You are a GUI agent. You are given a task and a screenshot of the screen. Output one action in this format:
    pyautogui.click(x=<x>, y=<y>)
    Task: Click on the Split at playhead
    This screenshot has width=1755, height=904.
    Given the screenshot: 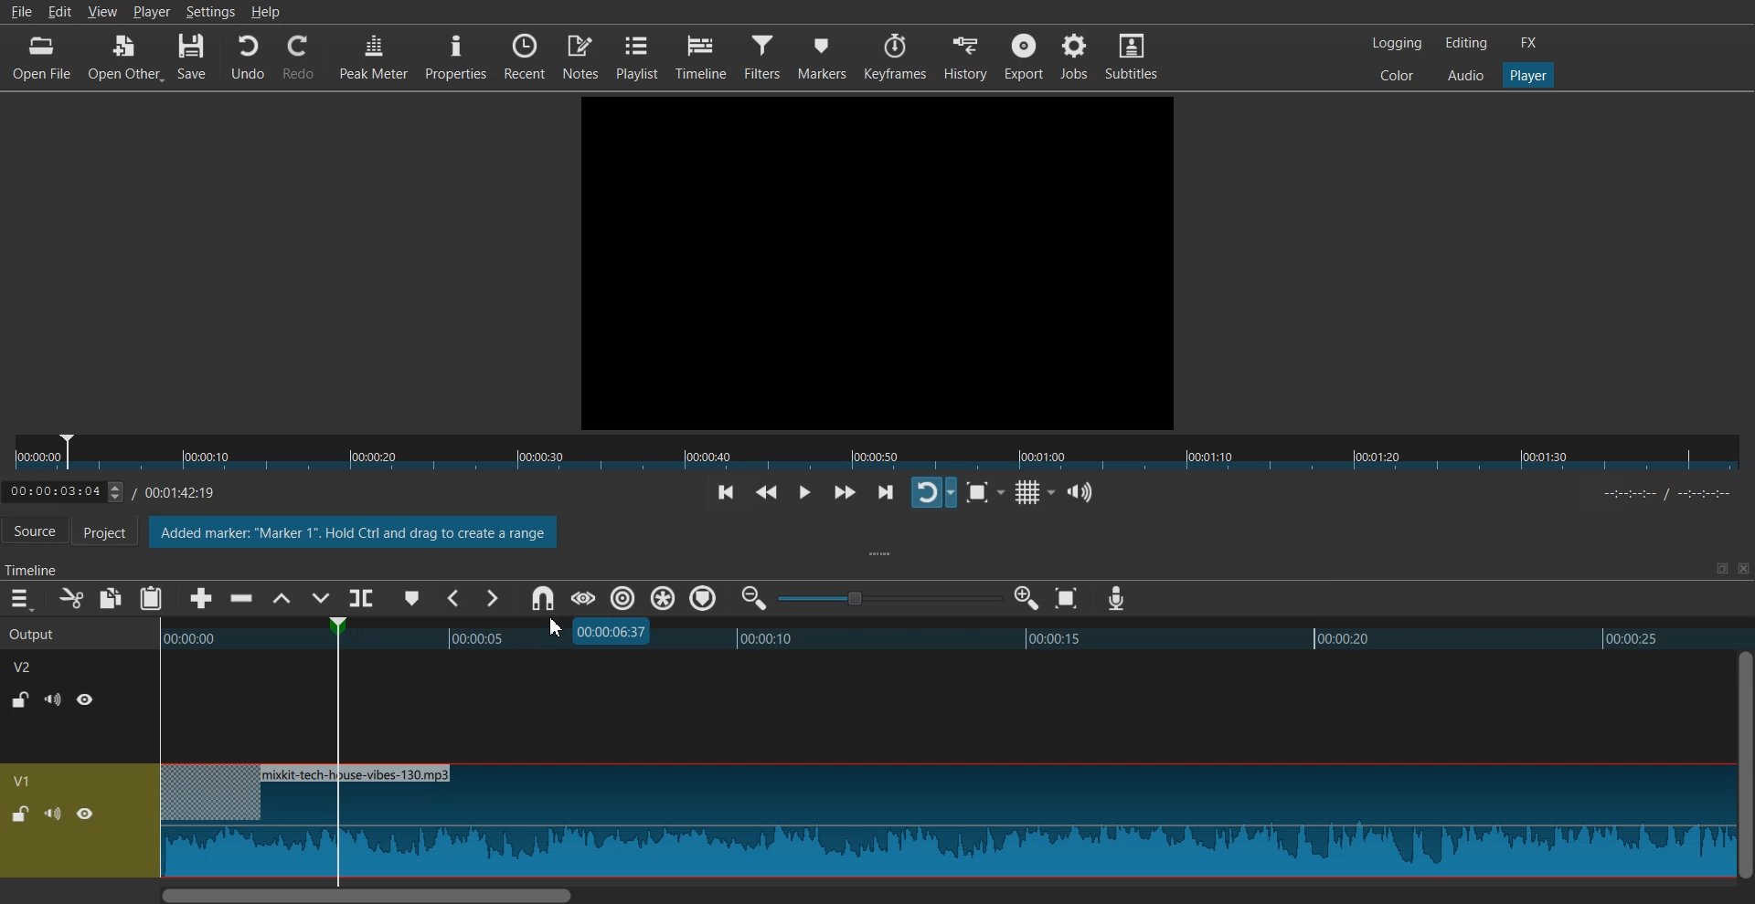 What is the action you would take?
    pyautogui.click(x=365, y=594)
    